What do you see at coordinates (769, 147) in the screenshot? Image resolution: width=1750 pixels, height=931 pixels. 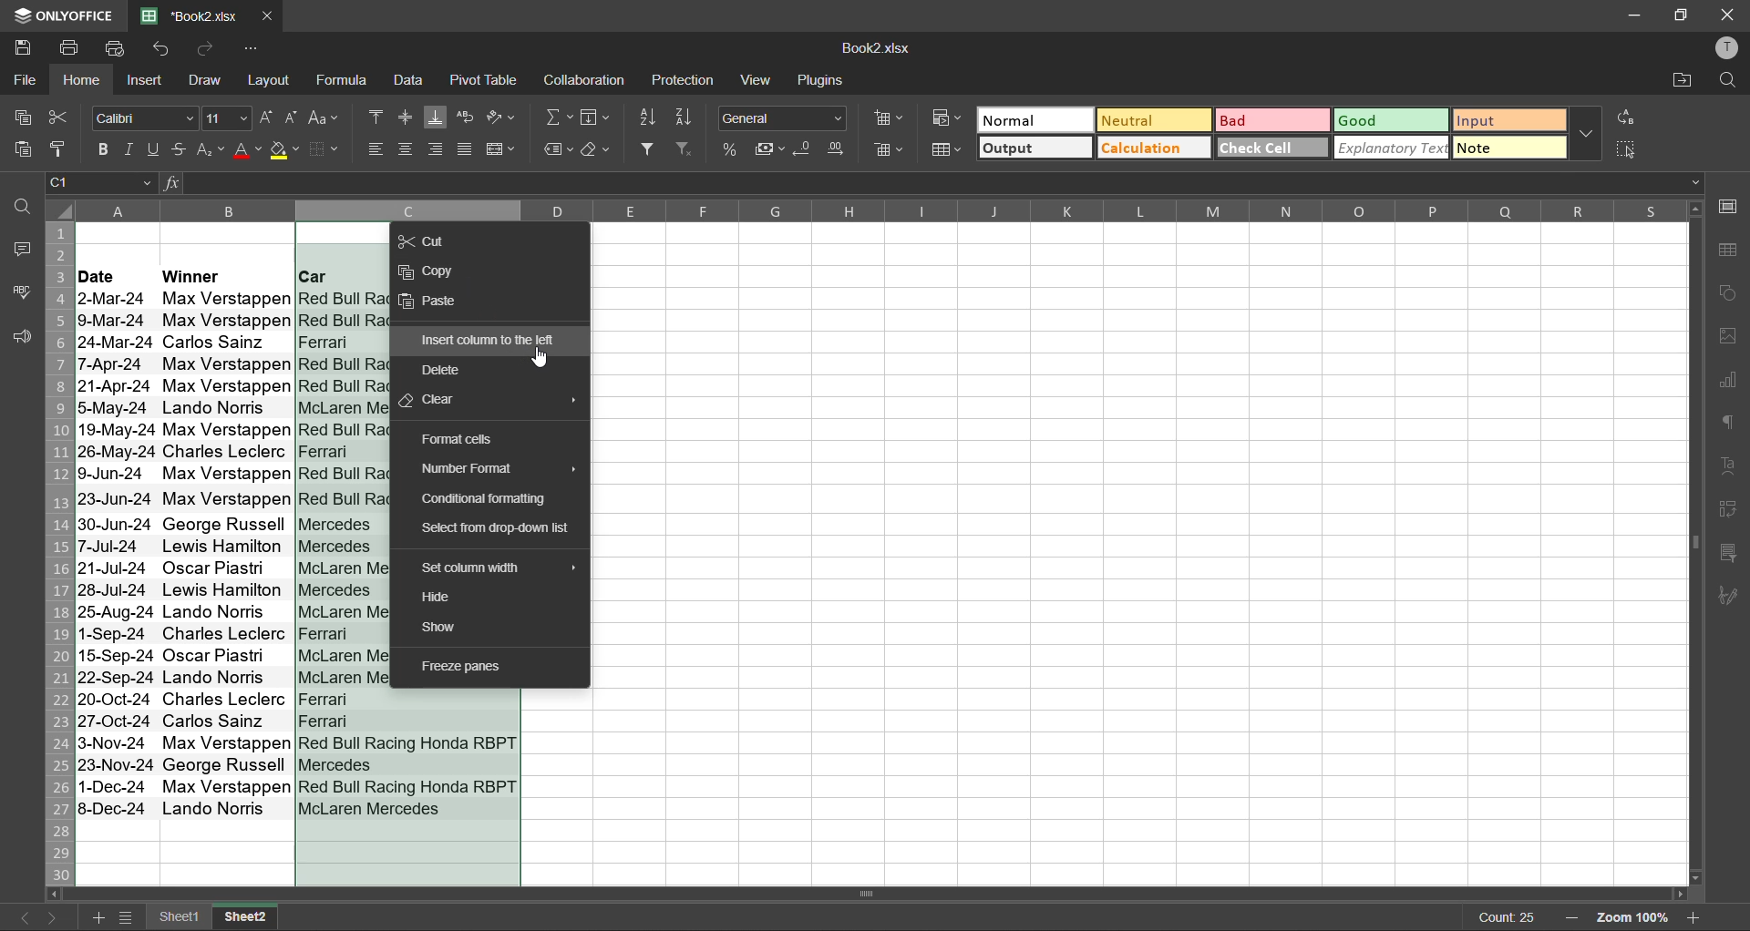 I see `accounting` at bounding box center [769, 147].